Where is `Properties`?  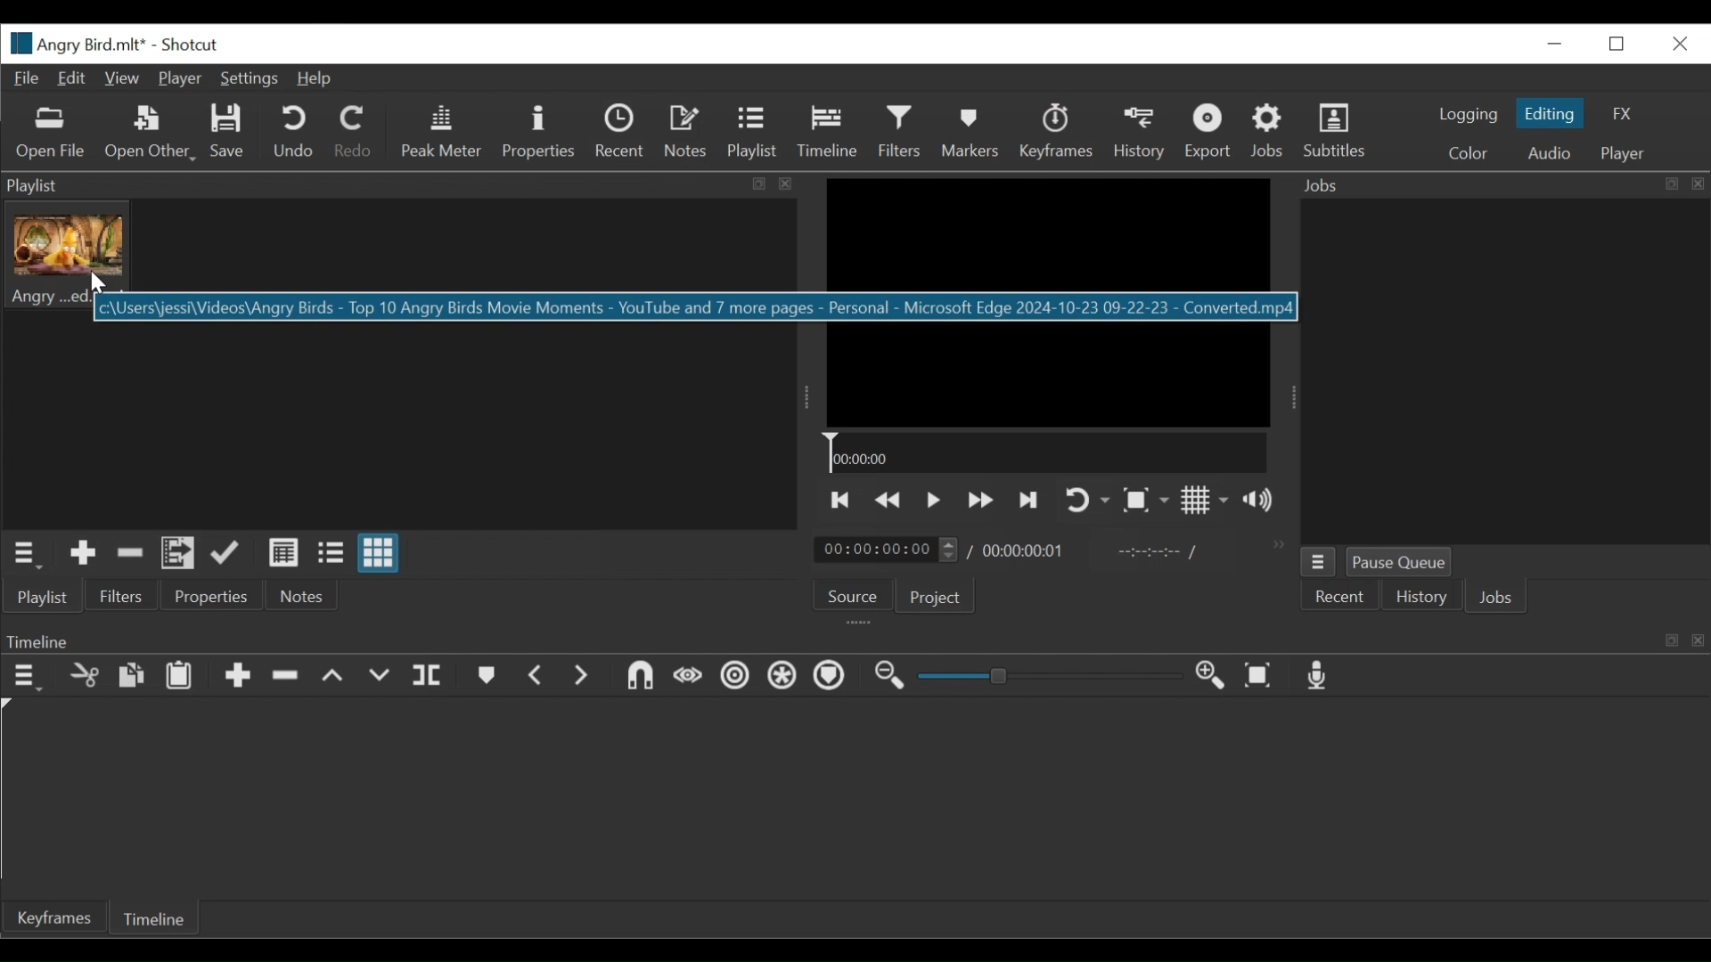
Properties is located at coordinates (539, 133).